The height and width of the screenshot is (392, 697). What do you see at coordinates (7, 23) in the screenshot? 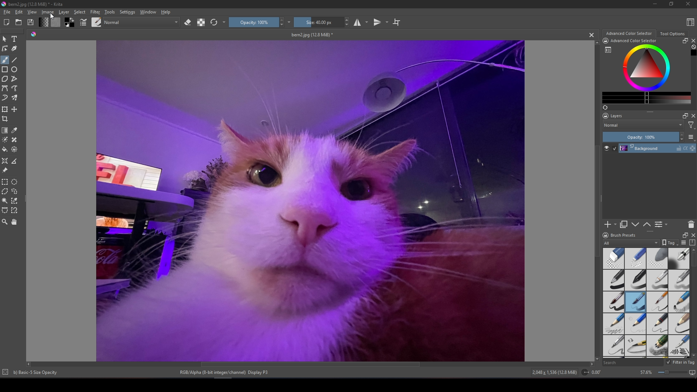
I see `Create new document` at bounding box center [7, 23].